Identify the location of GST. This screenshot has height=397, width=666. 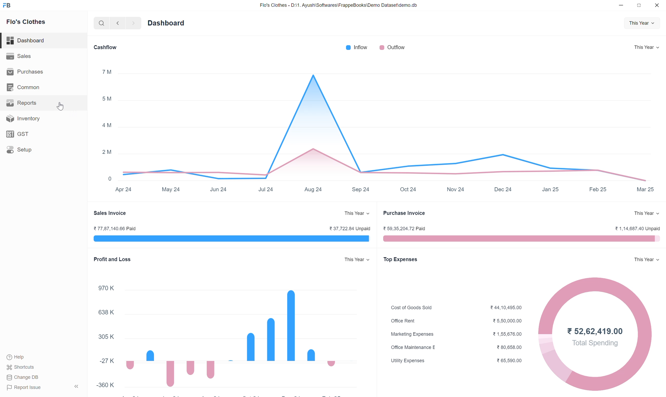
(21, 136).